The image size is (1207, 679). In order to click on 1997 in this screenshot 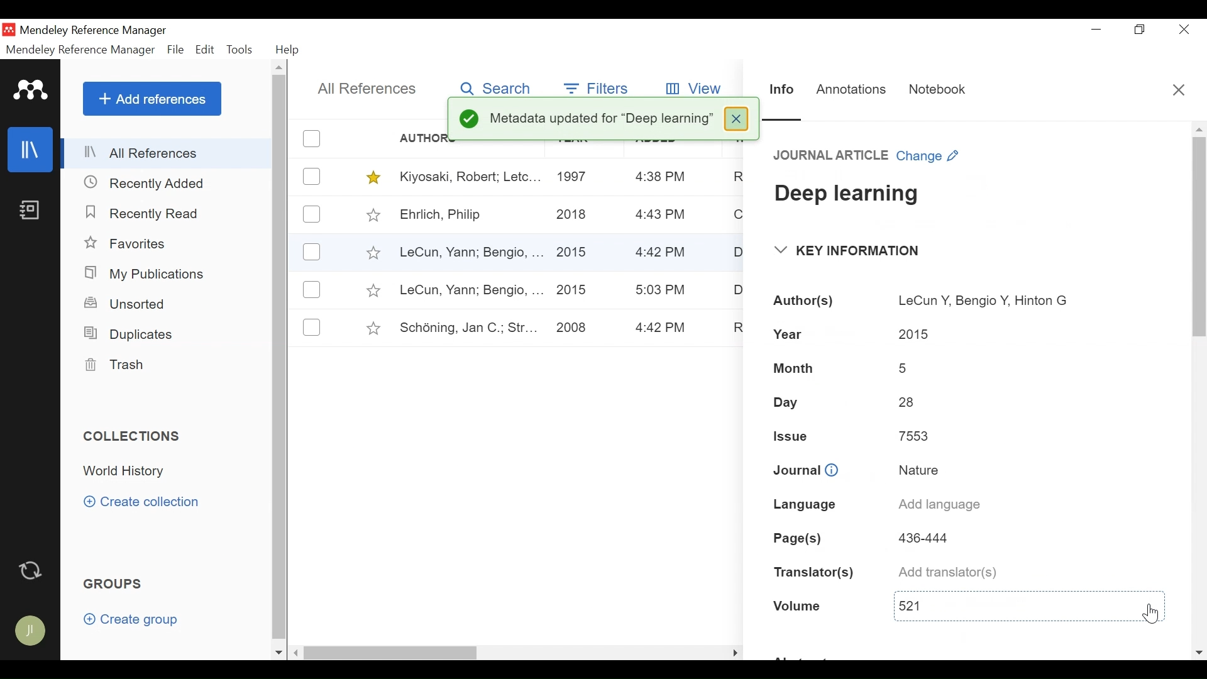, I will do `click(575, 175)`.